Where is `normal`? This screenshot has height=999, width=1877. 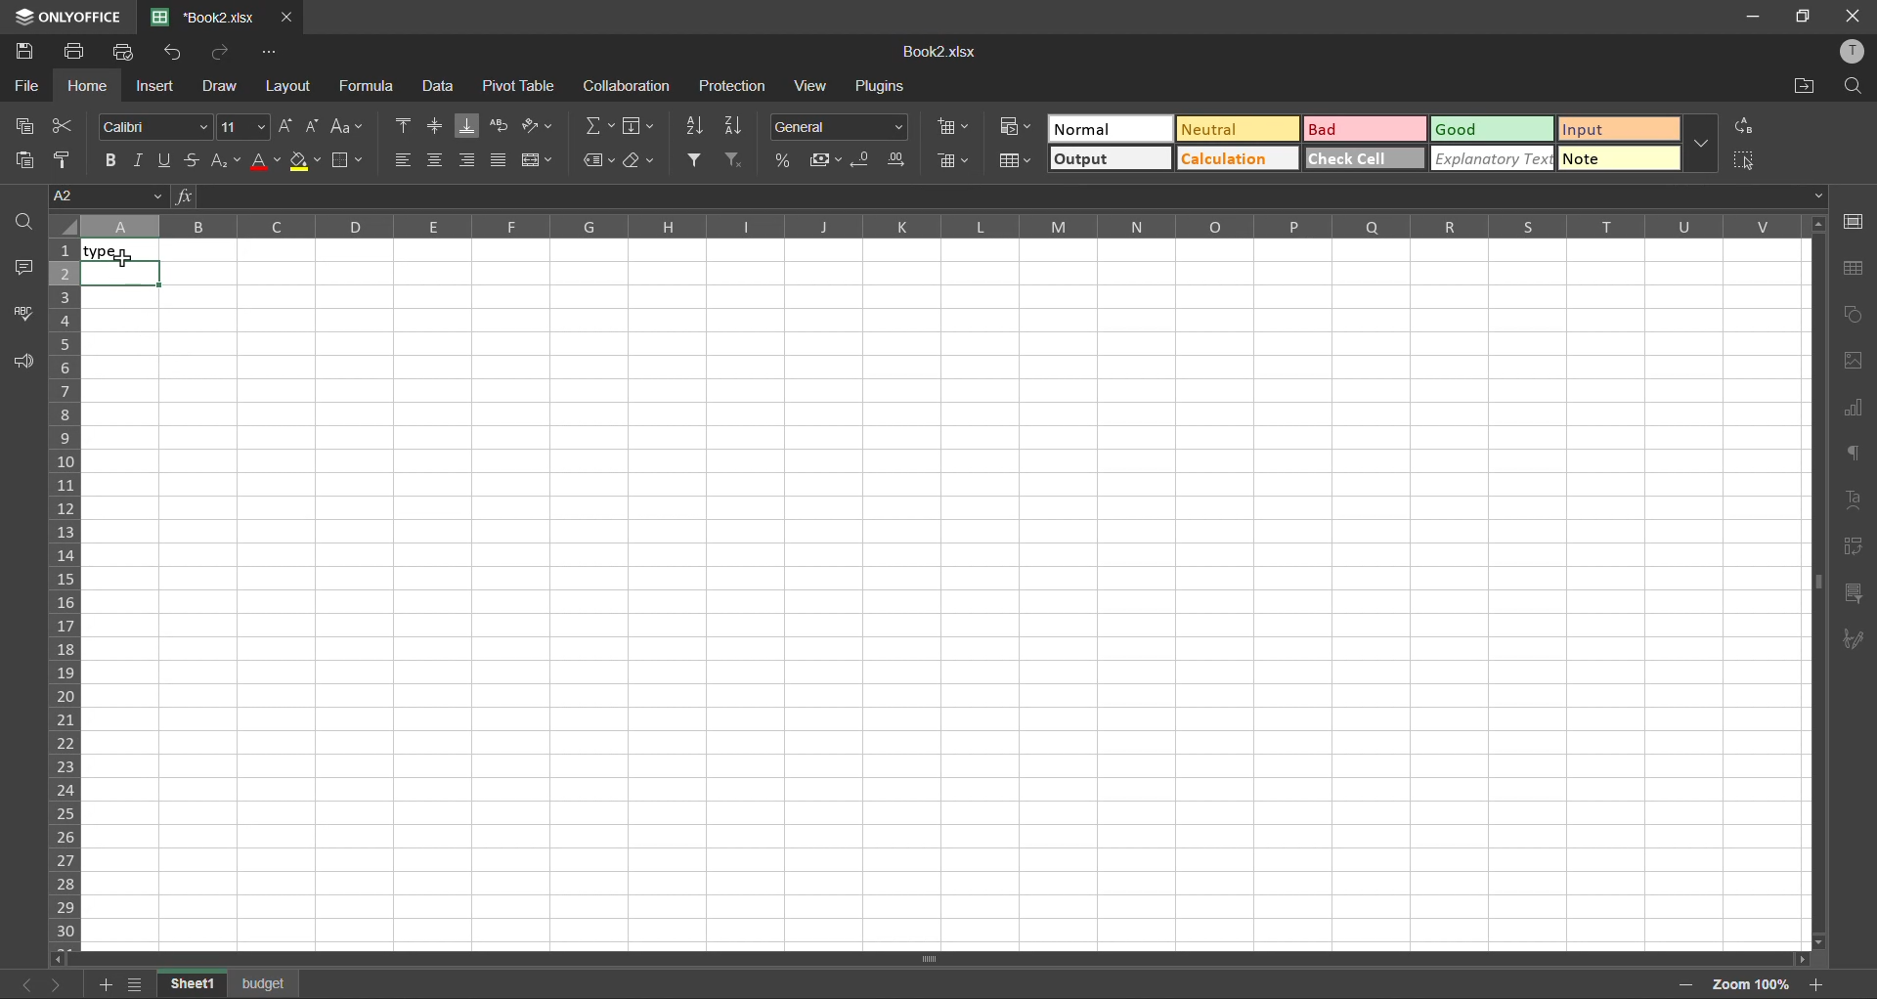 normal is located at coordinates (1113, 128).